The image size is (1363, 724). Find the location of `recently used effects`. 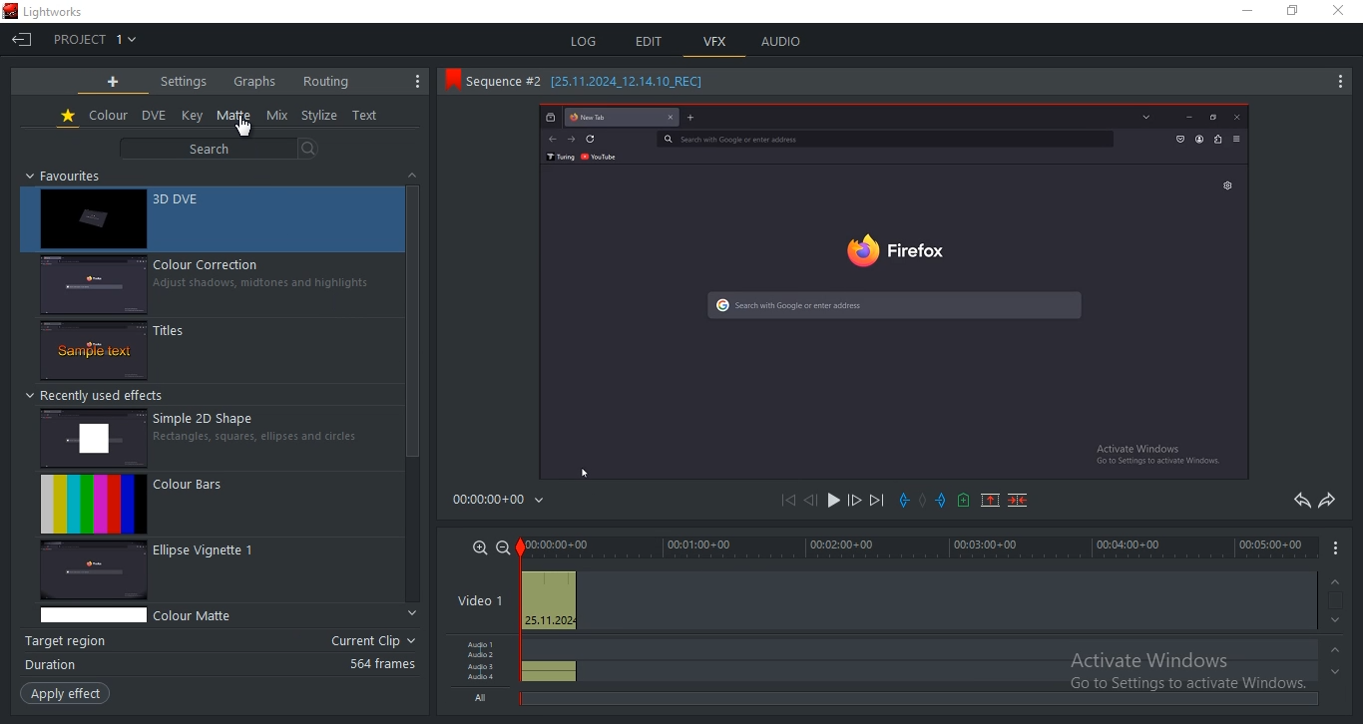

recently used effects is located at coordinates (99, 395).